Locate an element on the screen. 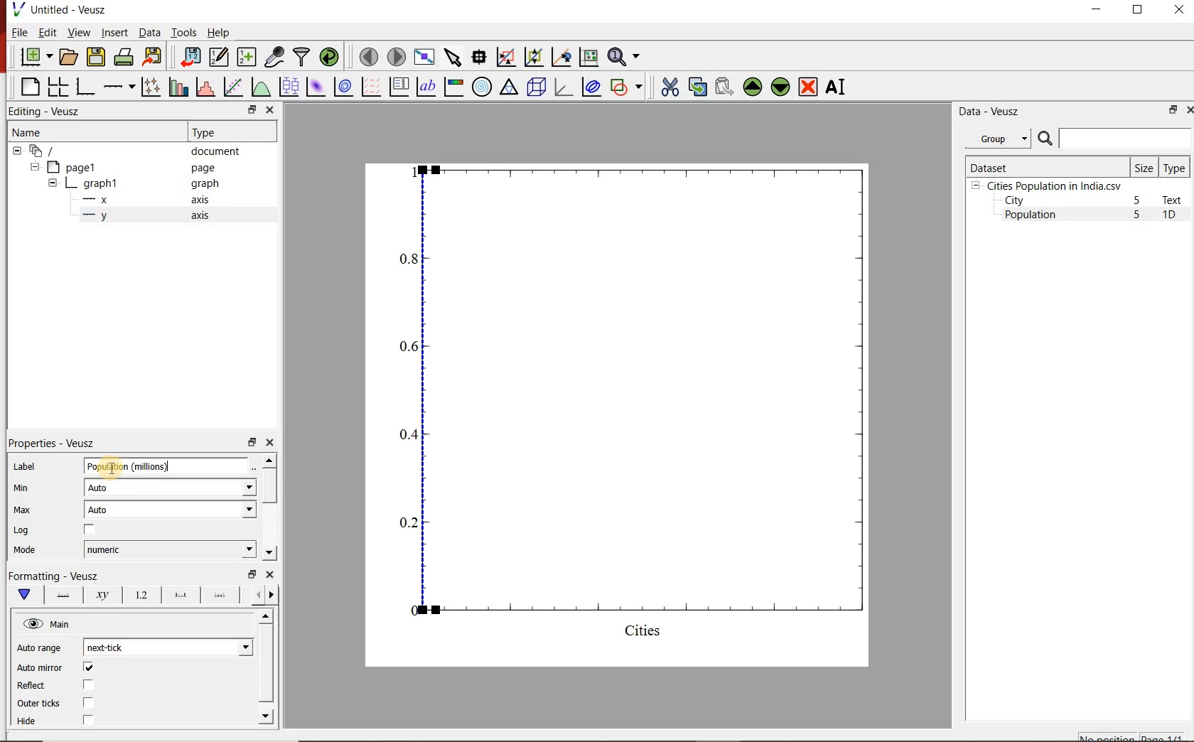  histogram of a dataset is located at coordinates (203, 87).